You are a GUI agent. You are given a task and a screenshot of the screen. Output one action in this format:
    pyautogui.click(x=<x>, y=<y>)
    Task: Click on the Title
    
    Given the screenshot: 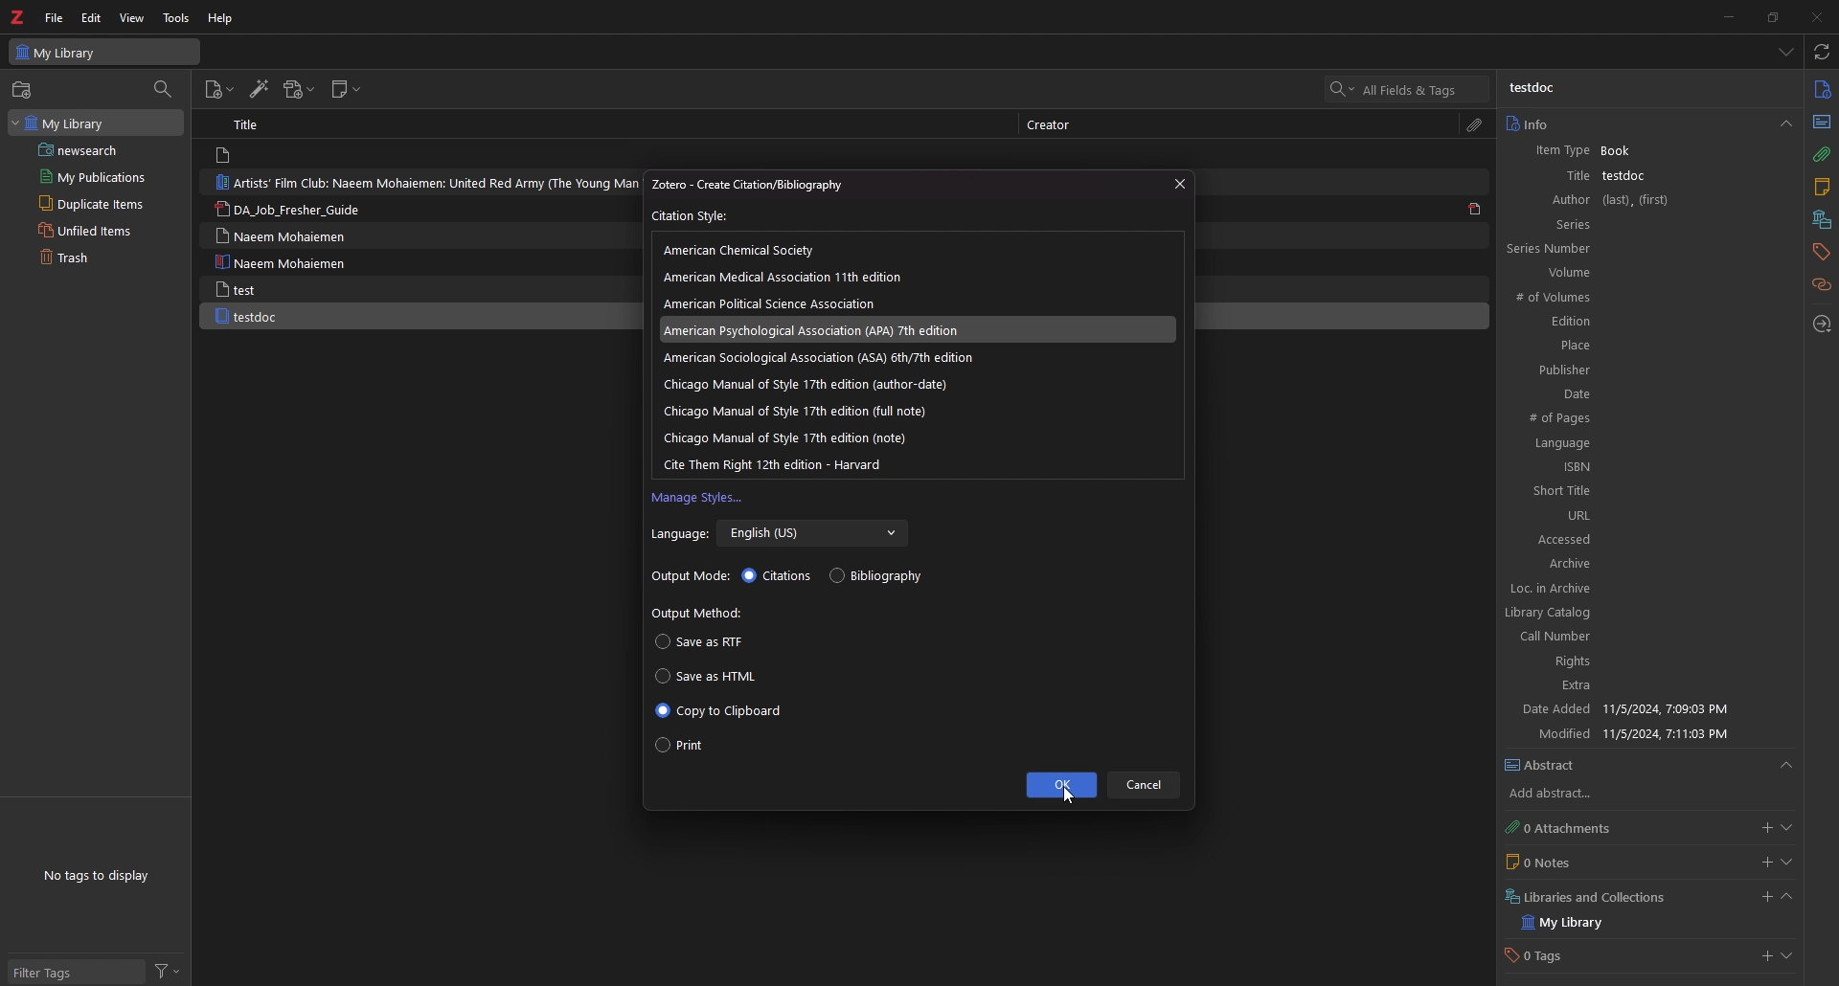 What is the action you would take?
    pyautogui.click(x=251, y=123)
    